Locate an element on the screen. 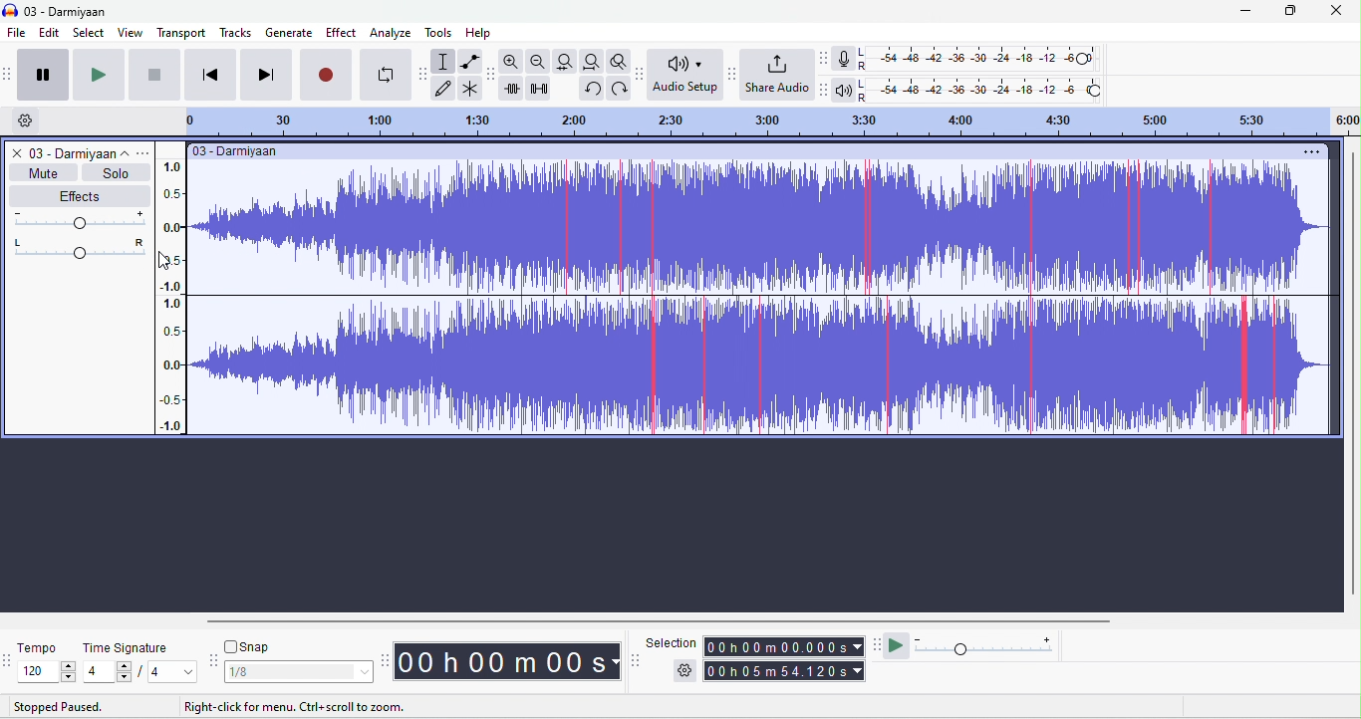  total time is located at coordinates (785, 671).